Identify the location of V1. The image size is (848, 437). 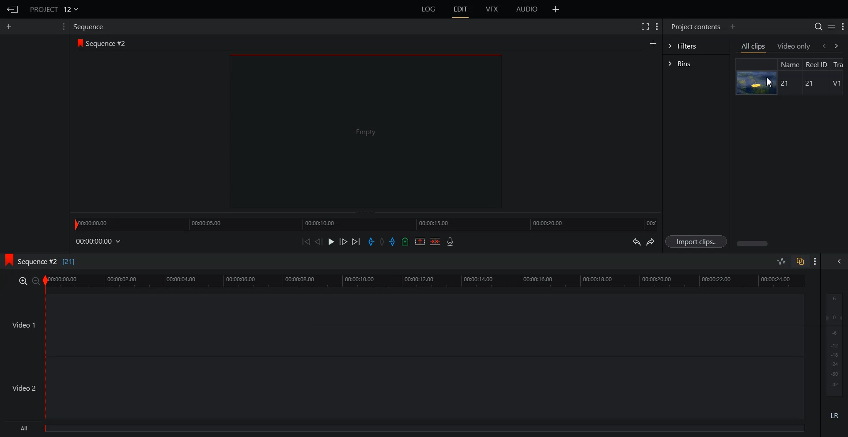
(837, 83).